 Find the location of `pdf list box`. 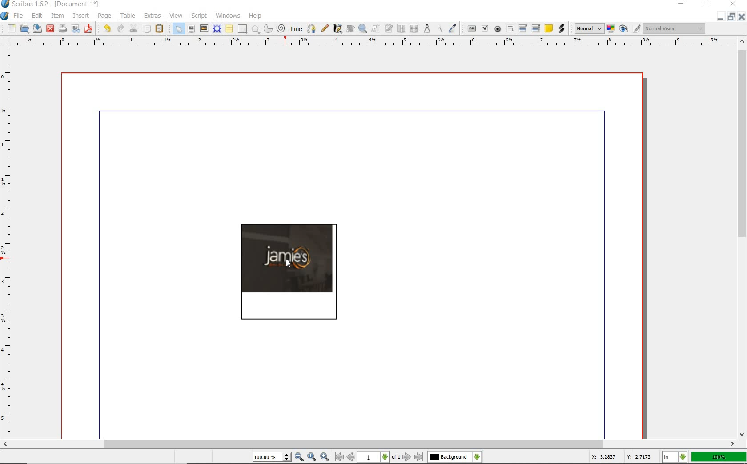

pdf list box is located at coordinates (536, 29).